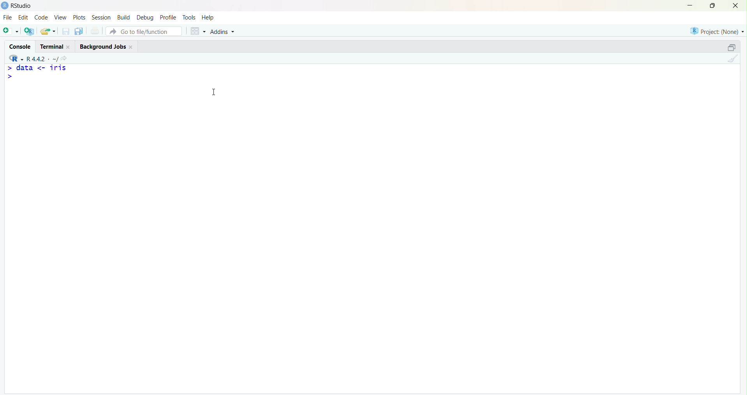  Describe the element at coordinates (55, 45) in the screenshot. I see `Terminal` at that location.